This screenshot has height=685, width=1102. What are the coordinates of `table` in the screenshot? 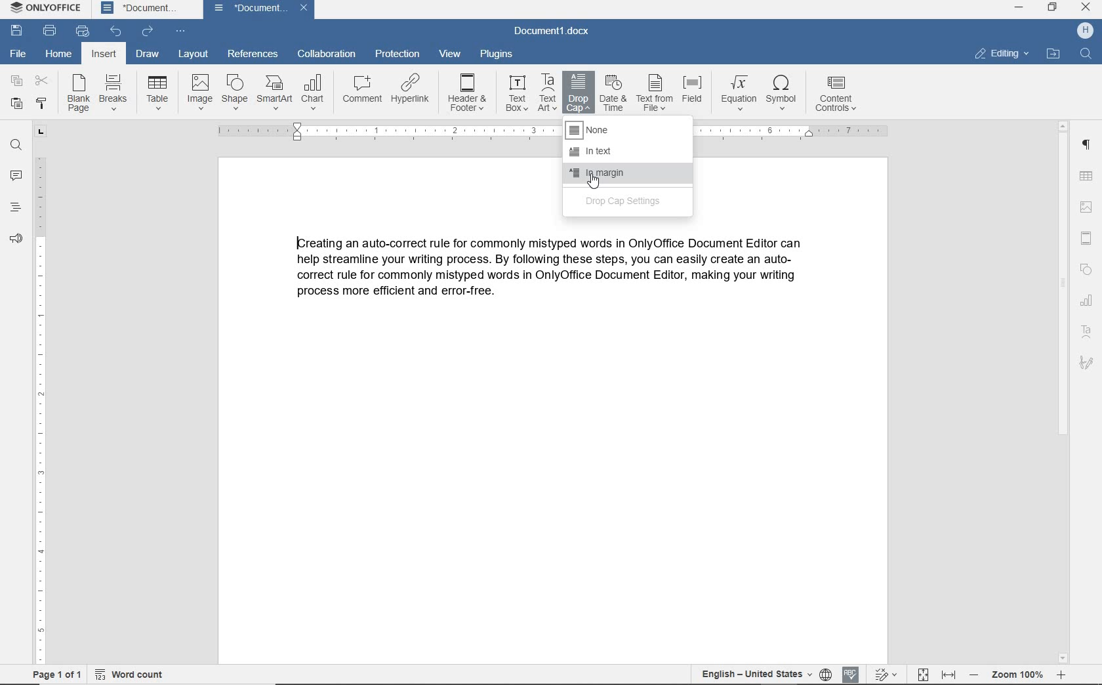 It's located at (1088, 176).